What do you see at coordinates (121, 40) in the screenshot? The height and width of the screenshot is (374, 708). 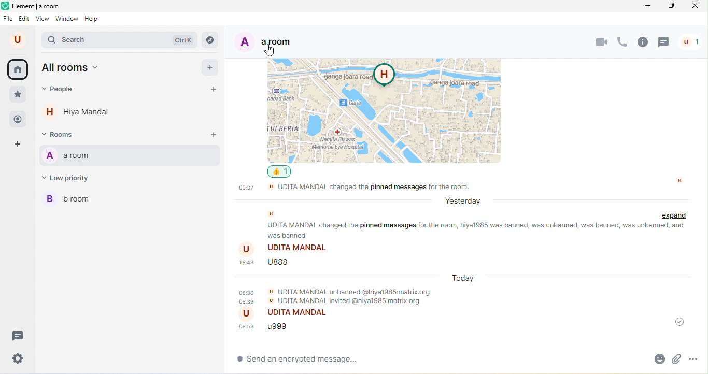 I see `search` at bounding box center [121, 40].